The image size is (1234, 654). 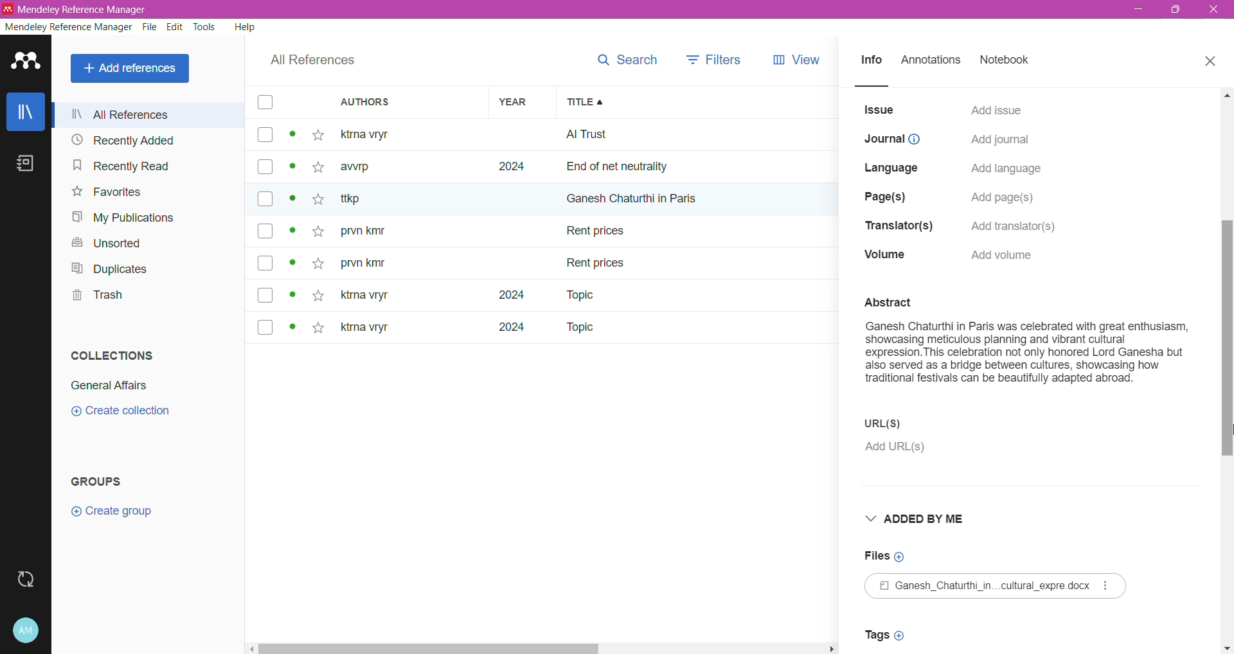 What do you see at coordinates (880, 110) in the screenshot?
I see `Issue` at bounding box center [880, 110].